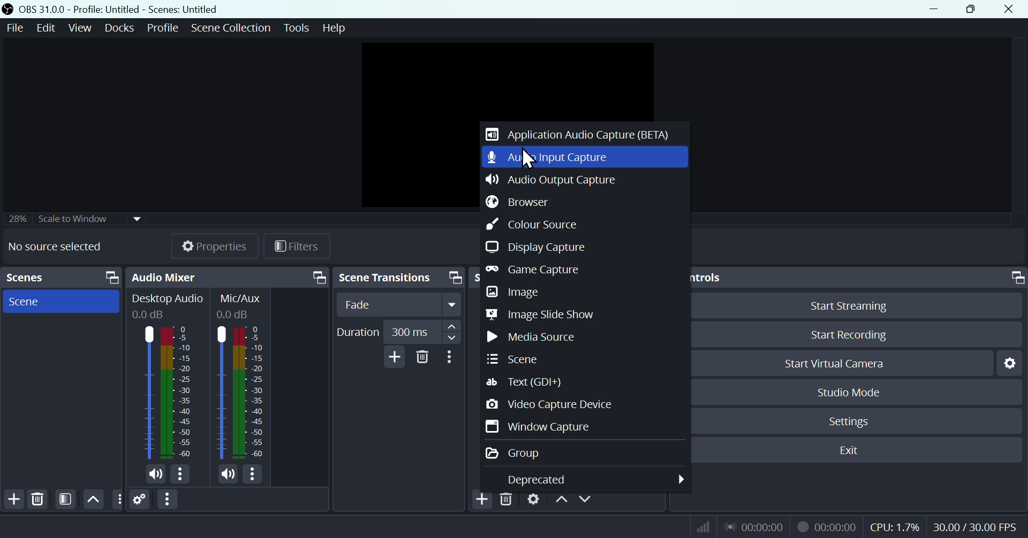 The image size is (1028, 538). Describe the element at coordinates (44, 28) in the screenshot. I see `Edit` at that location.